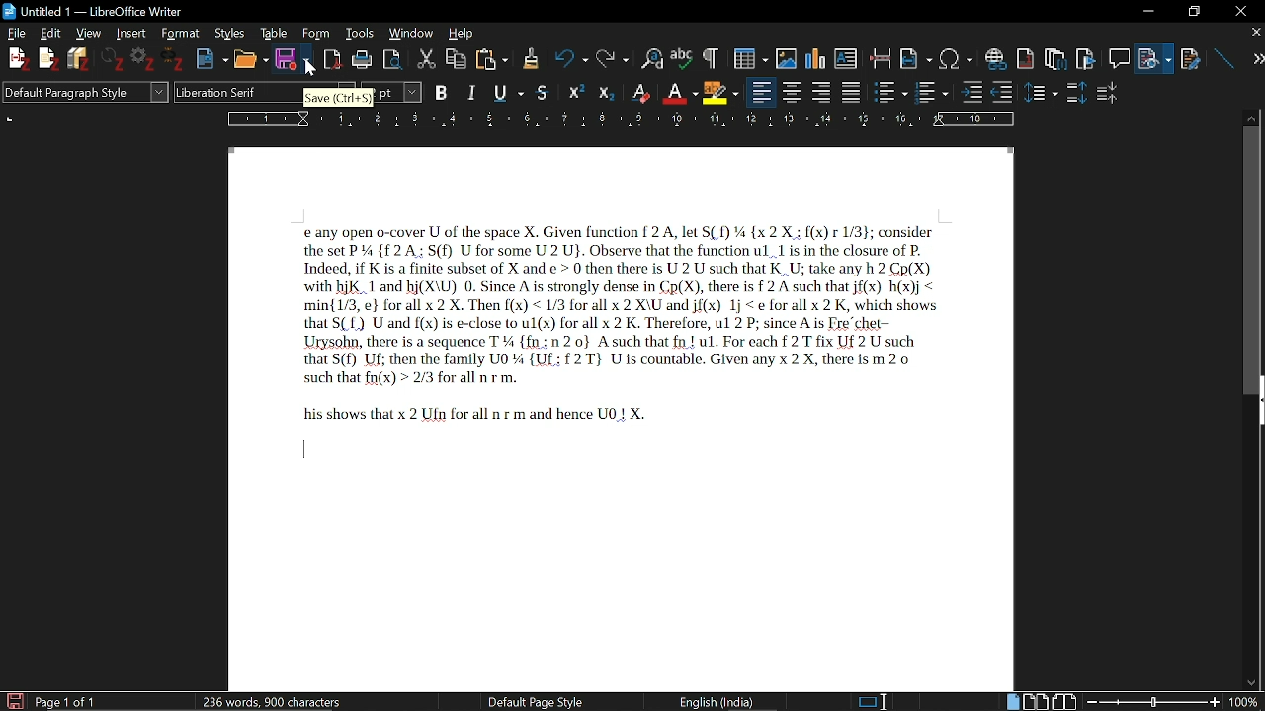  What do you see at coordinates (848, 54) in the screenshot?
I see `Insert text` at bounding box center [848, 54].